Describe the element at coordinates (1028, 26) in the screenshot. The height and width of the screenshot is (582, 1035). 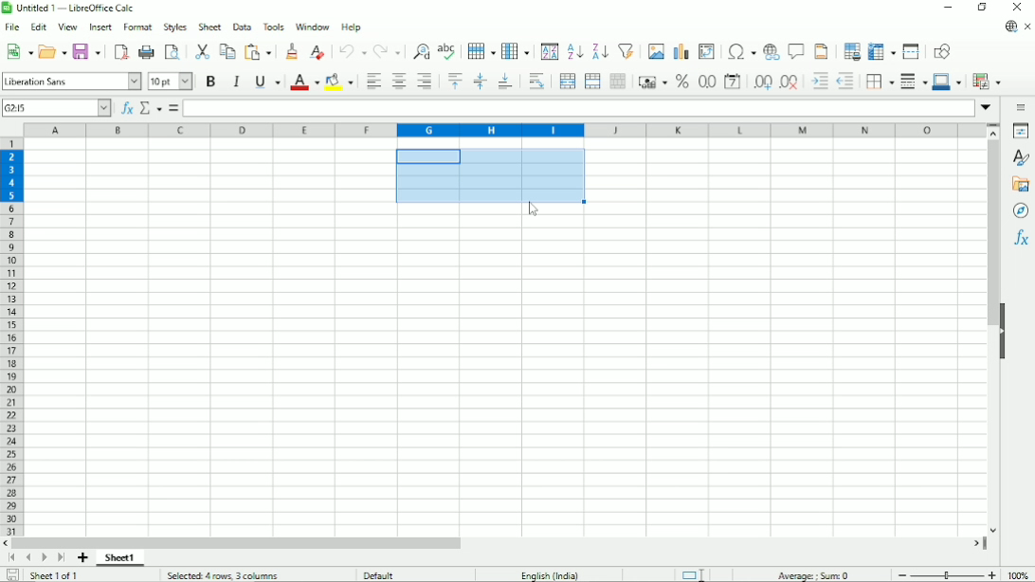
I see `Close document` at that location.